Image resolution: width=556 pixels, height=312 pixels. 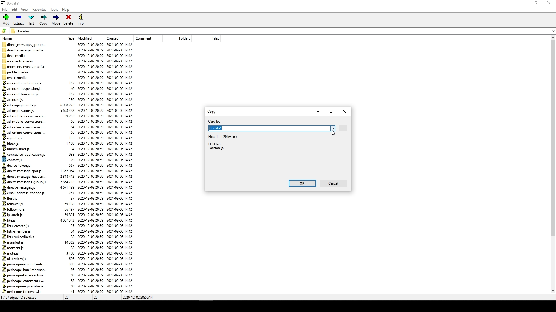 I want to click on account-creation-ip.js, so click(x=24, y=83).